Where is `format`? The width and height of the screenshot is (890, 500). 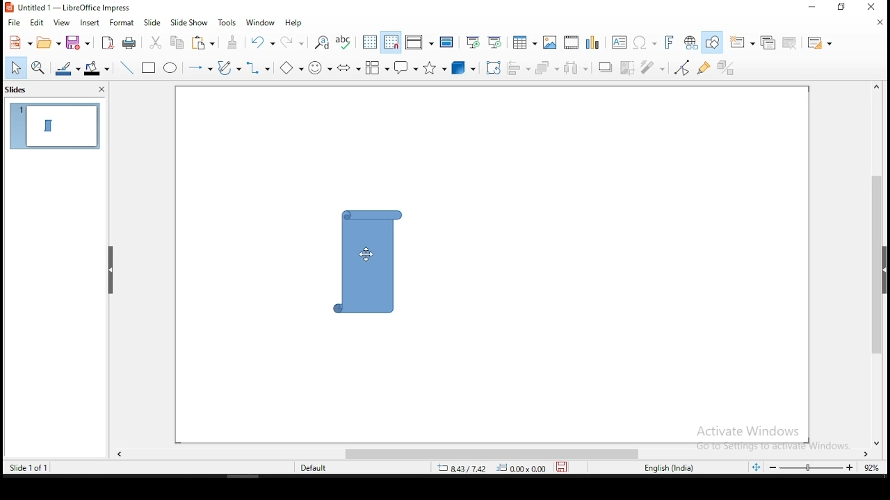 format is located at coordinates (124, 24).